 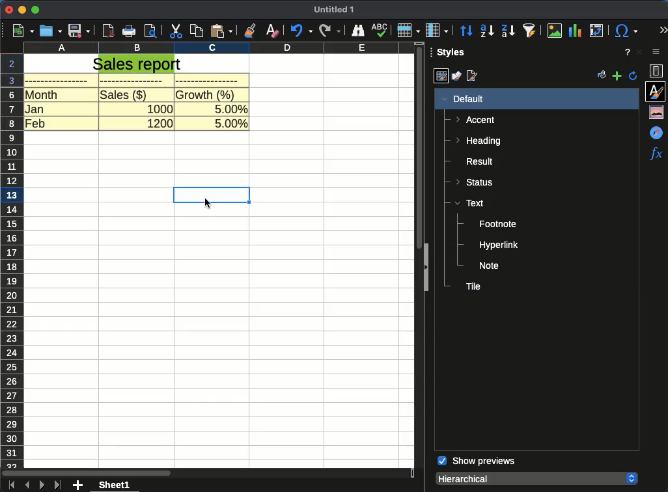 I want to click on expand, so click(x=663, y=31).